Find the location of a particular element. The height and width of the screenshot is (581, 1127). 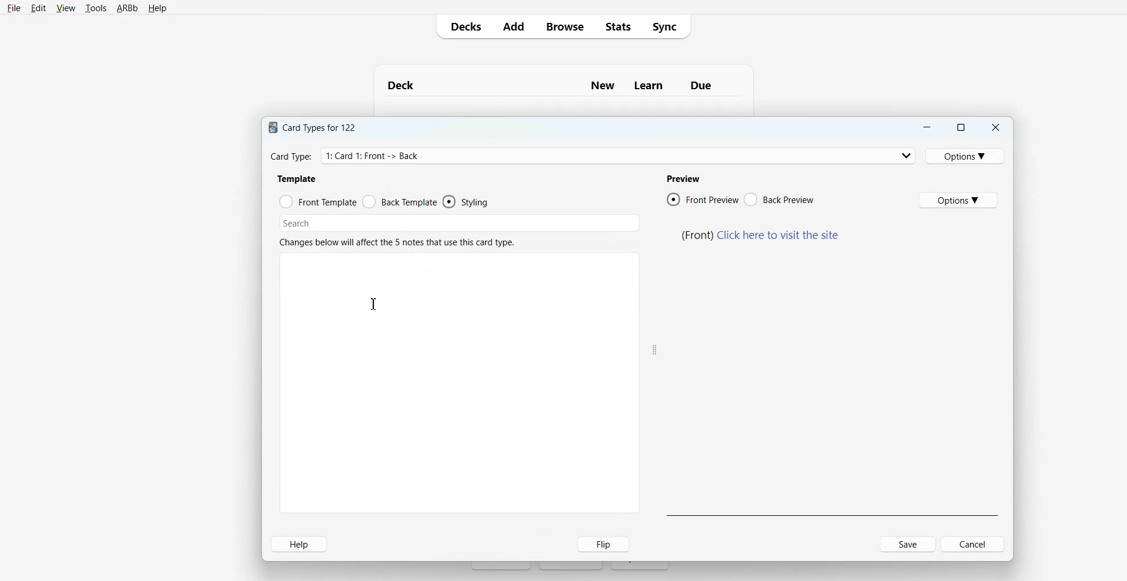

Text 1 is located at coordinates (557, 85).